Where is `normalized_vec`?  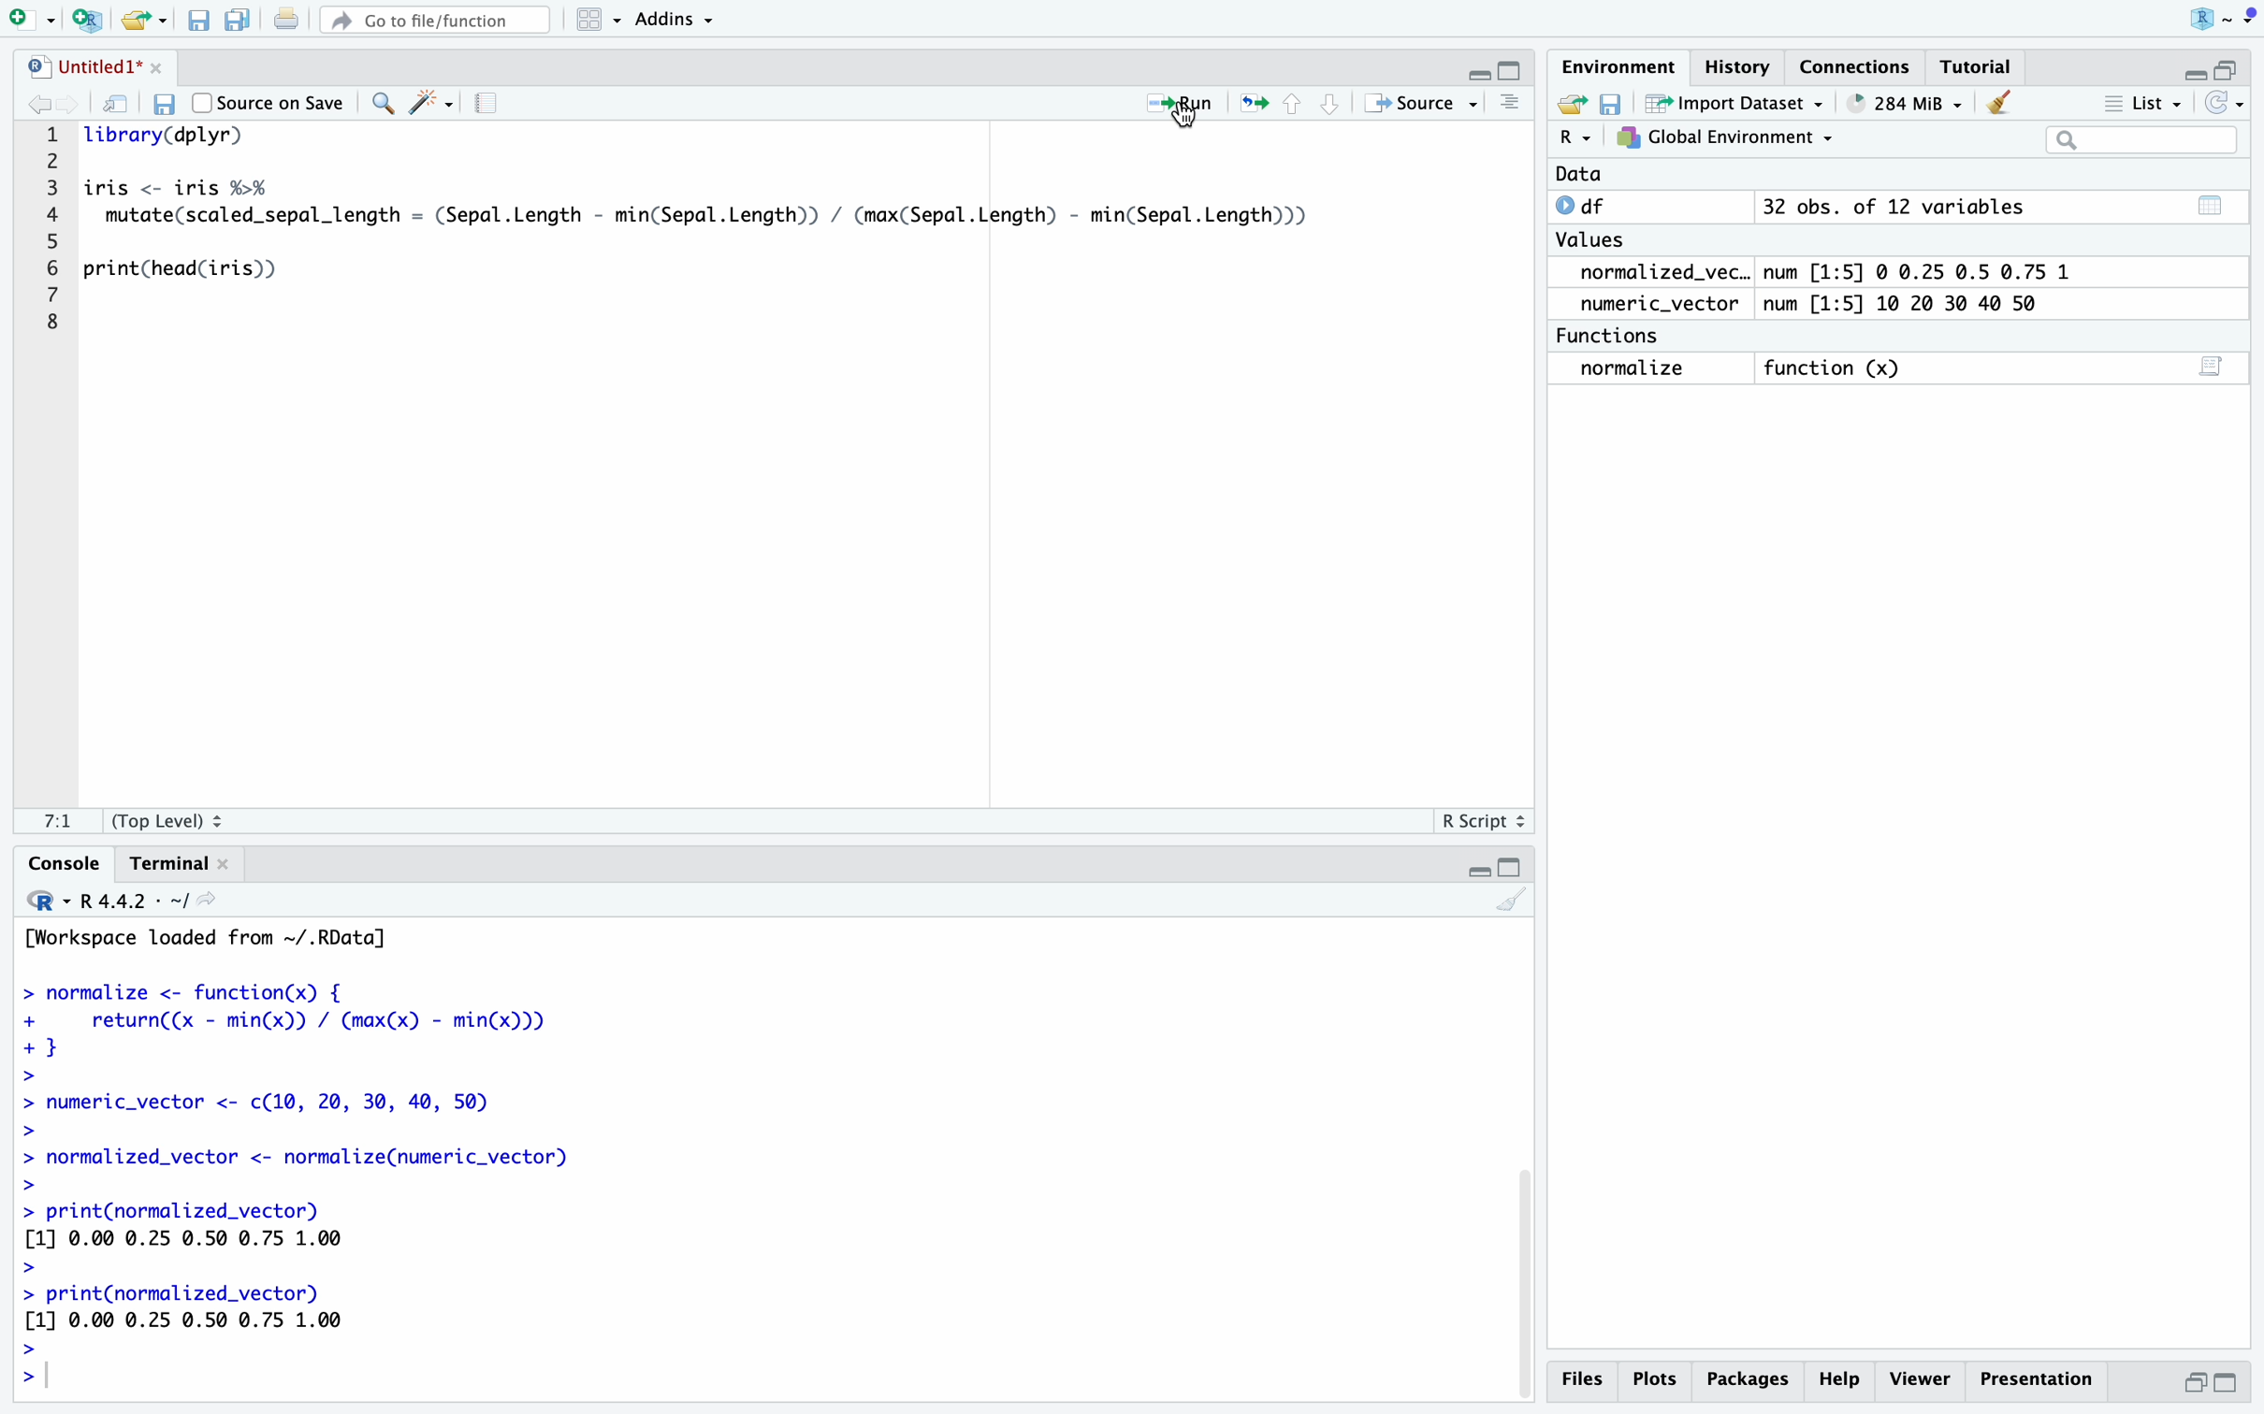
normalized_vec is located at coordinates (1650, 274).